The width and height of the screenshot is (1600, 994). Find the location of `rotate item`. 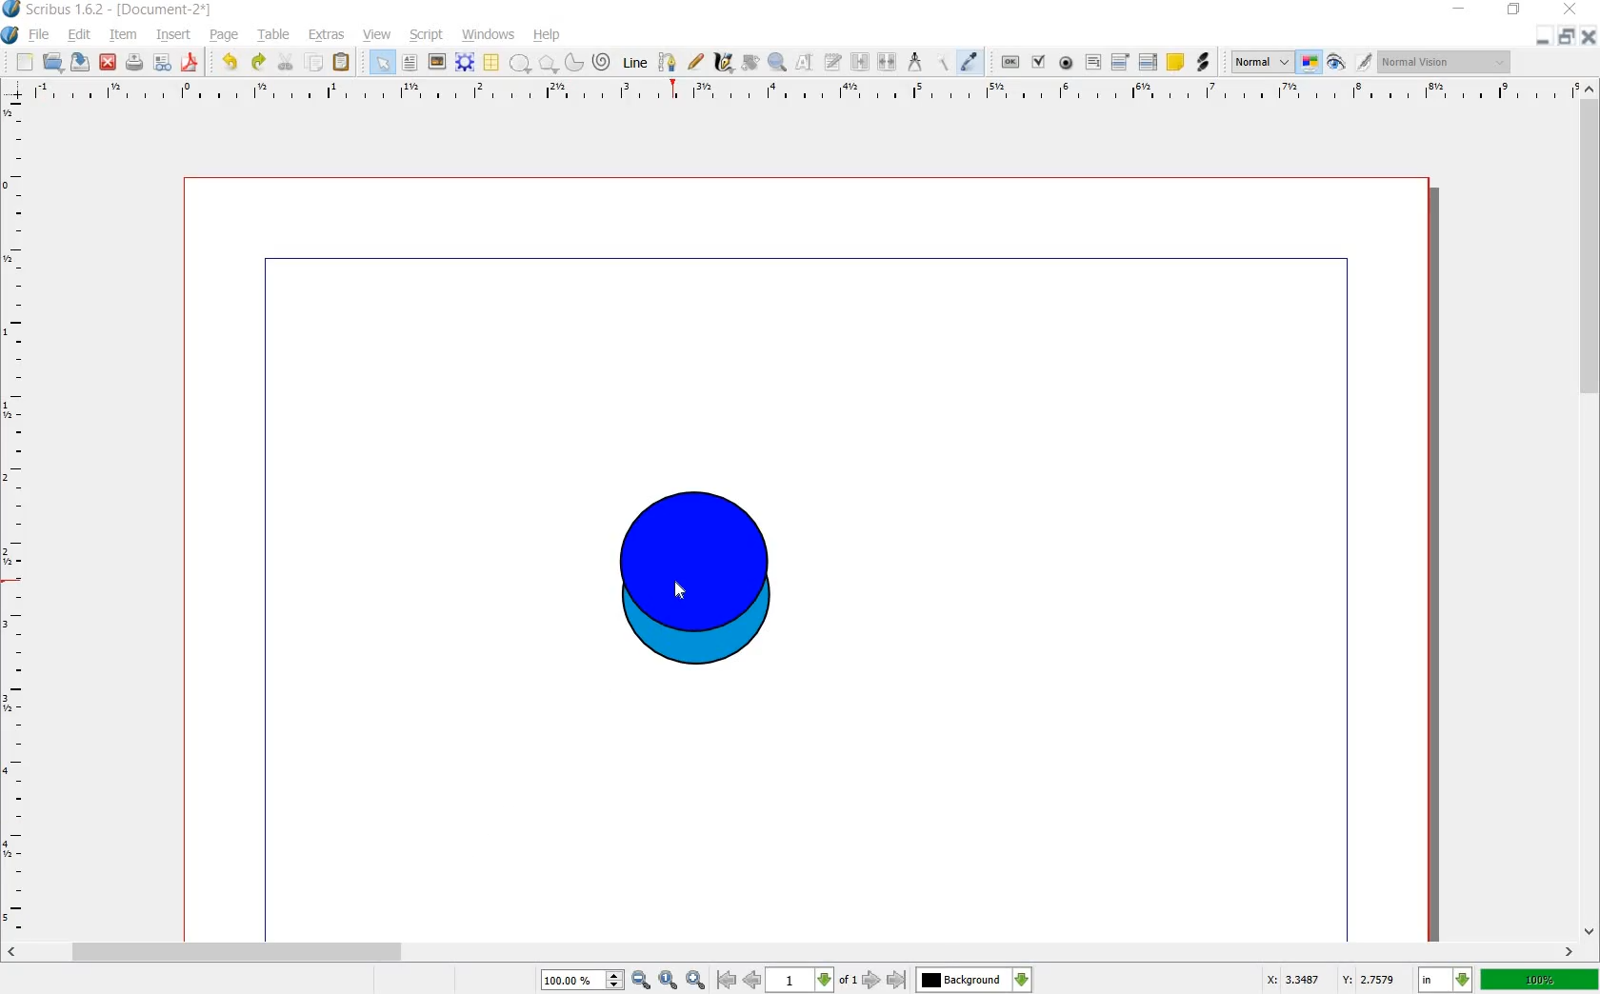

rotate item is located at coordinates (750, 63).